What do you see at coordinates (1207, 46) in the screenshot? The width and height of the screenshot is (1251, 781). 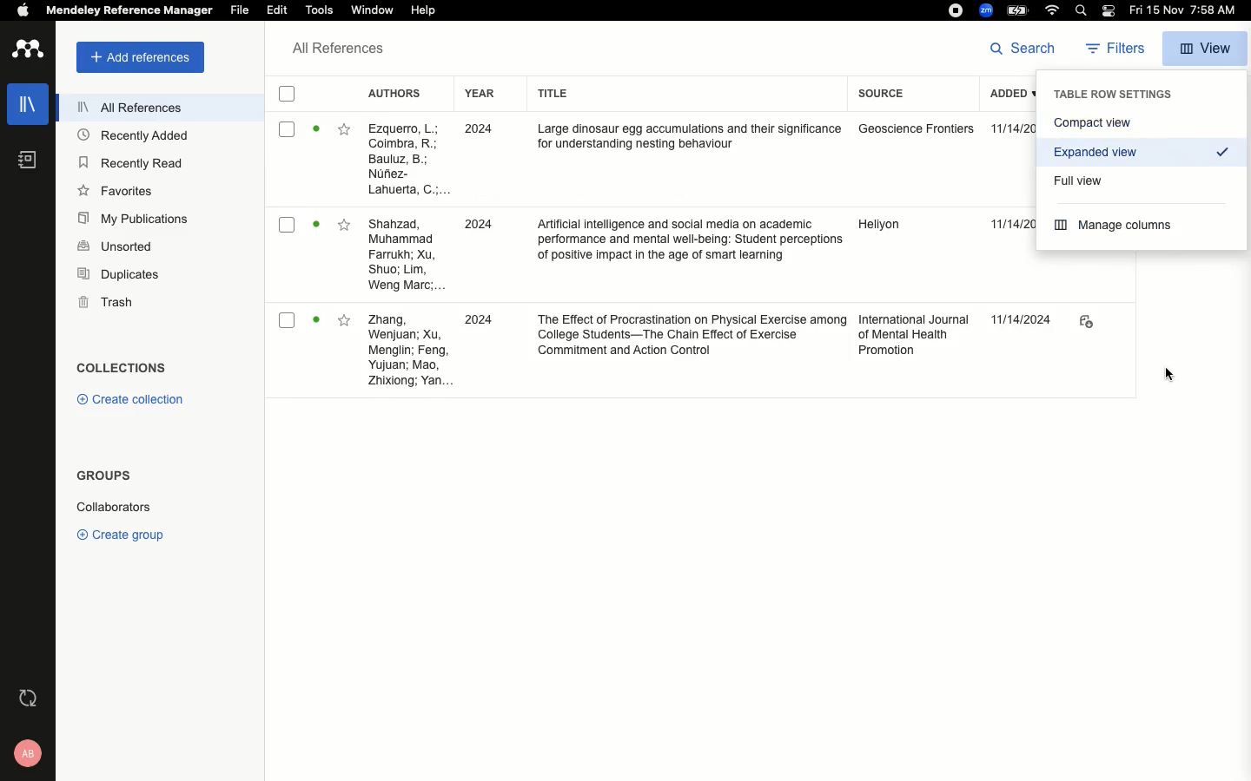 I see `Clicked on view` at bounding box center [1207, 46].